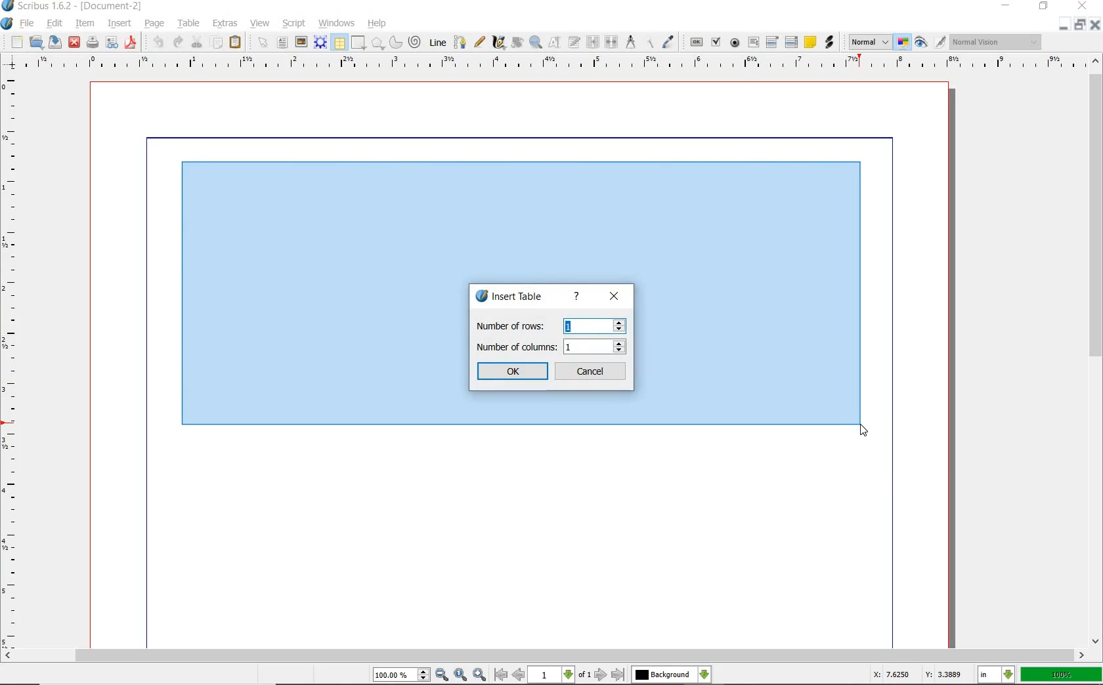 Image resolution: width=1103 pixels, height=685 pixels. I want to click on zoom to, so click(462, 676).